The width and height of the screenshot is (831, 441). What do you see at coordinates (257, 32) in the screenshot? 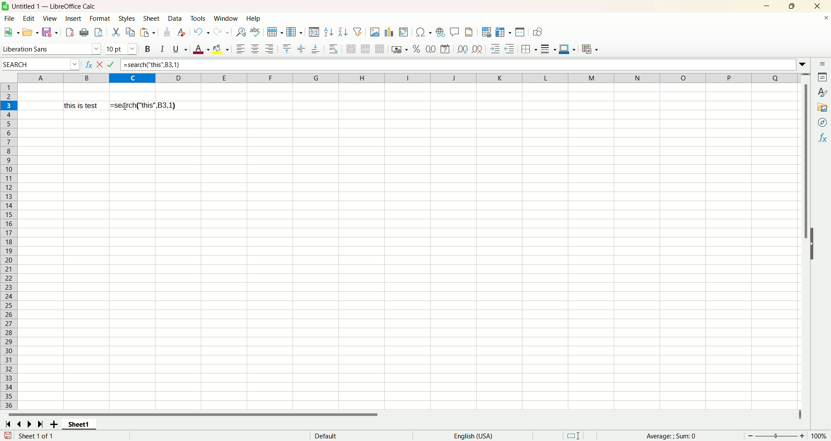
I see `spell check` at bounding box center [257, 32].